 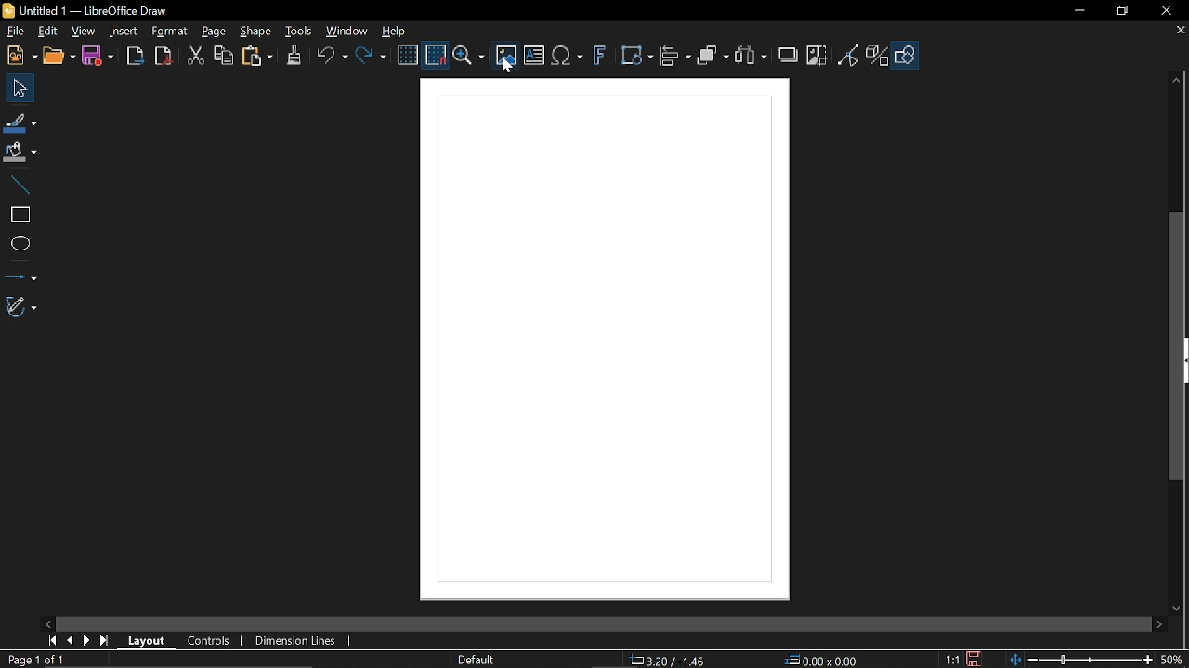 I want to click on Zoom, so click(x=469, y=55).